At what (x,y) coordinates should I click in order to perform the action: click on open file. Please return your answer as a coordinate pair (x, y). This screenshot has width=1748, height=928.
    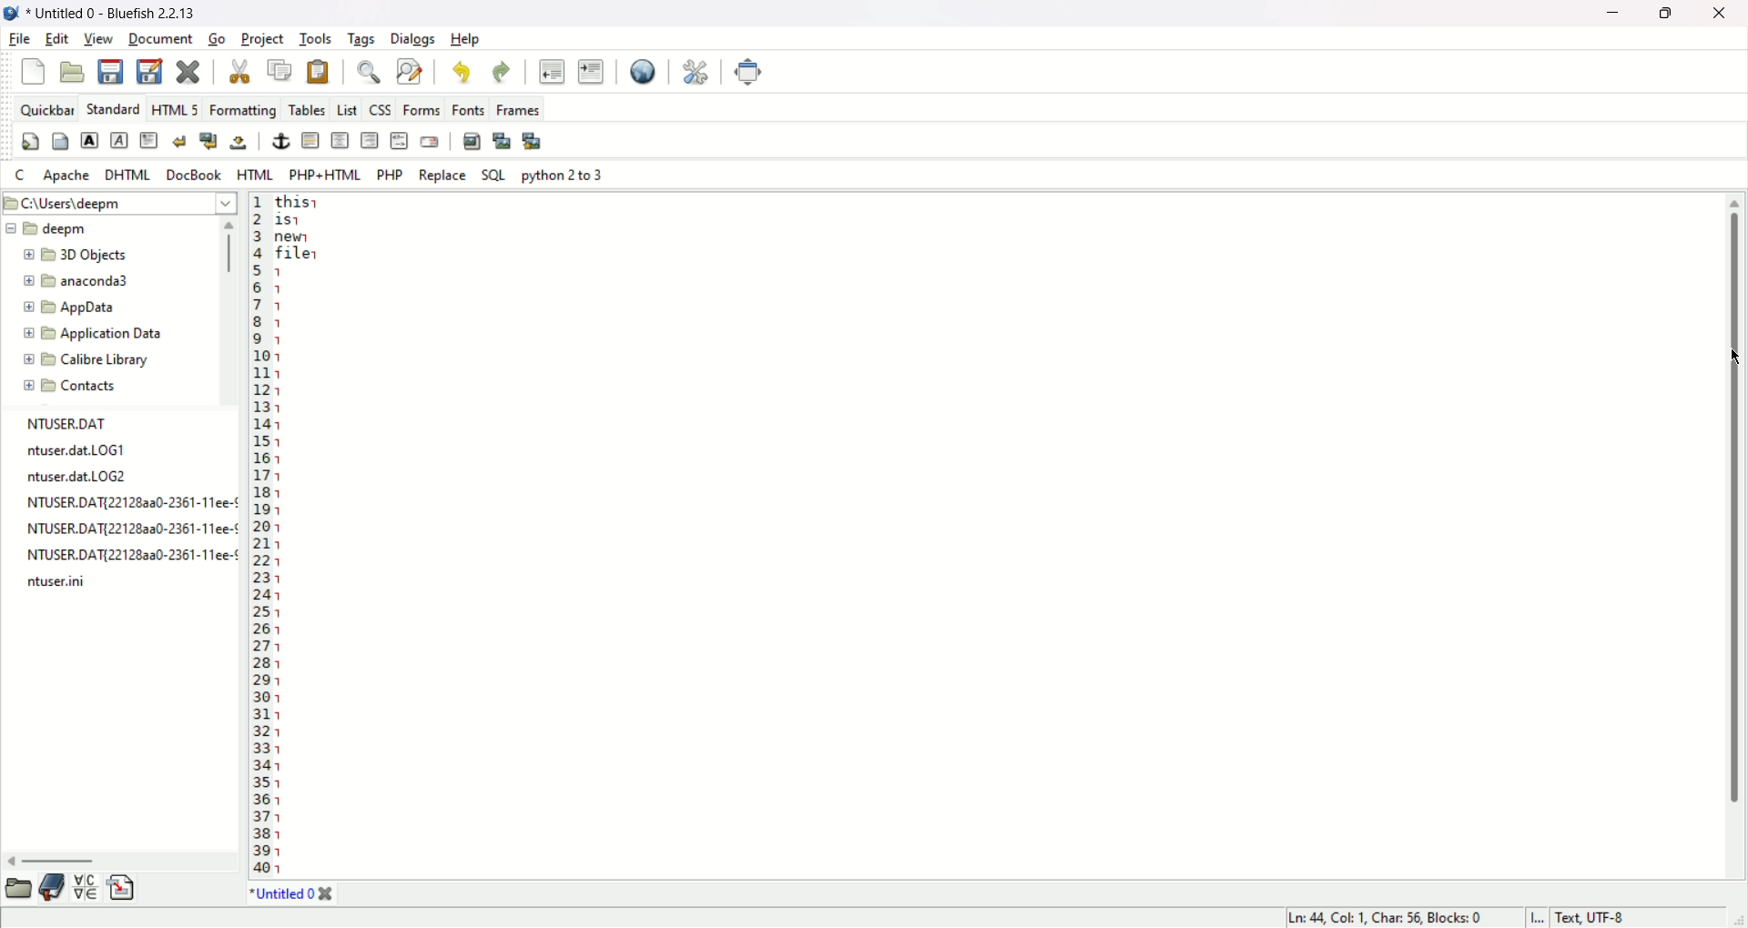
    Looking at the image, I should click on (73, 71).